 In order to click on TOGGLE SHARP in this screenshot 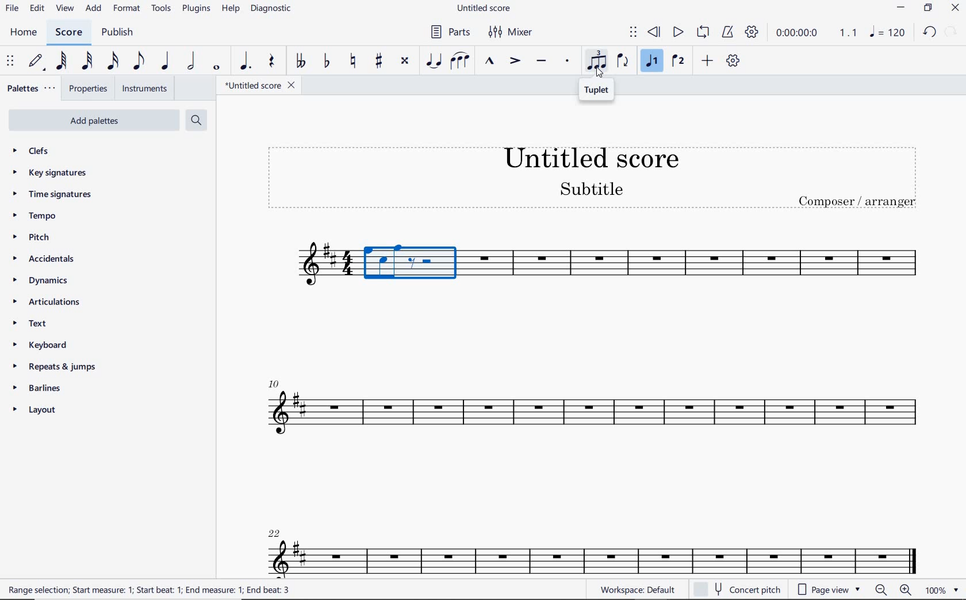, I will do `click(377, 61)`.